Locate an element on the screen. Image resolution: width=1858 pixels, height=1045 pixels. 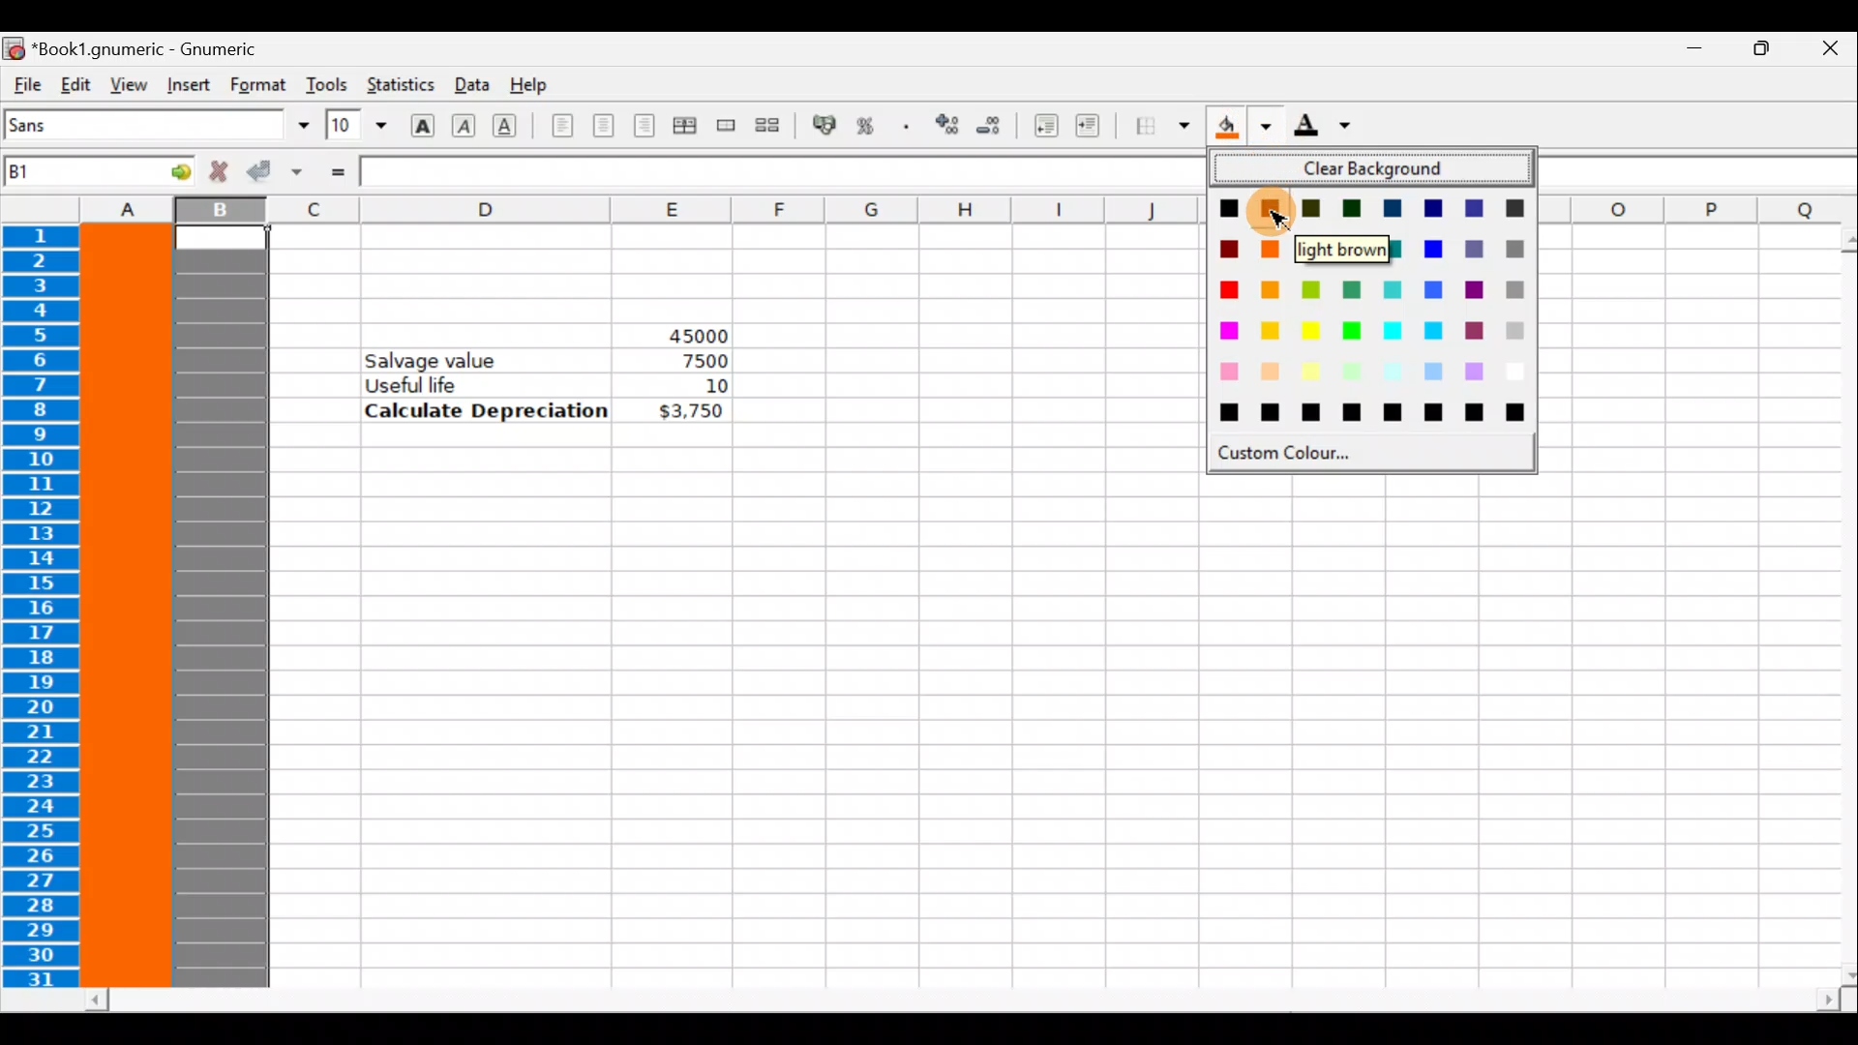
Decrease indent, align contents to the left is located at coordinates (1040, 126).